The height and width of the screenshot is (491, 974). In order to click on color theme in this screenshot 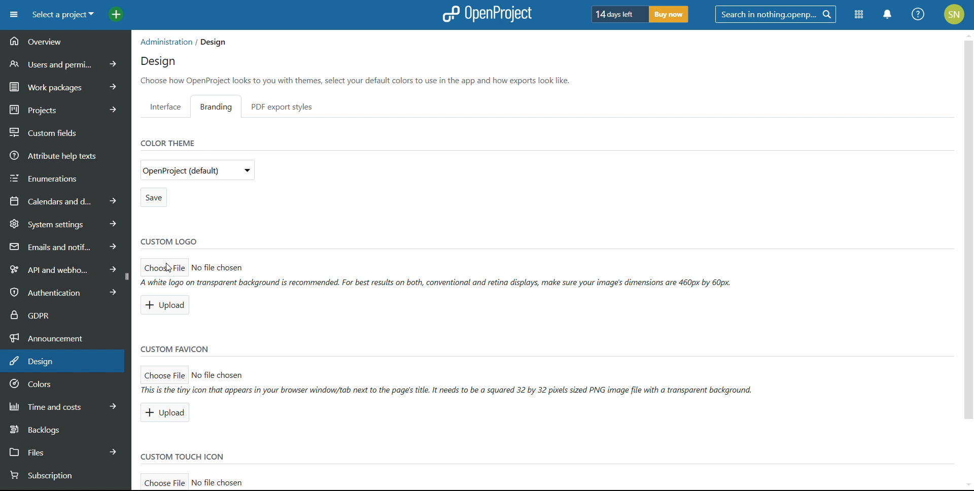, I will do `click(166, 143)`.